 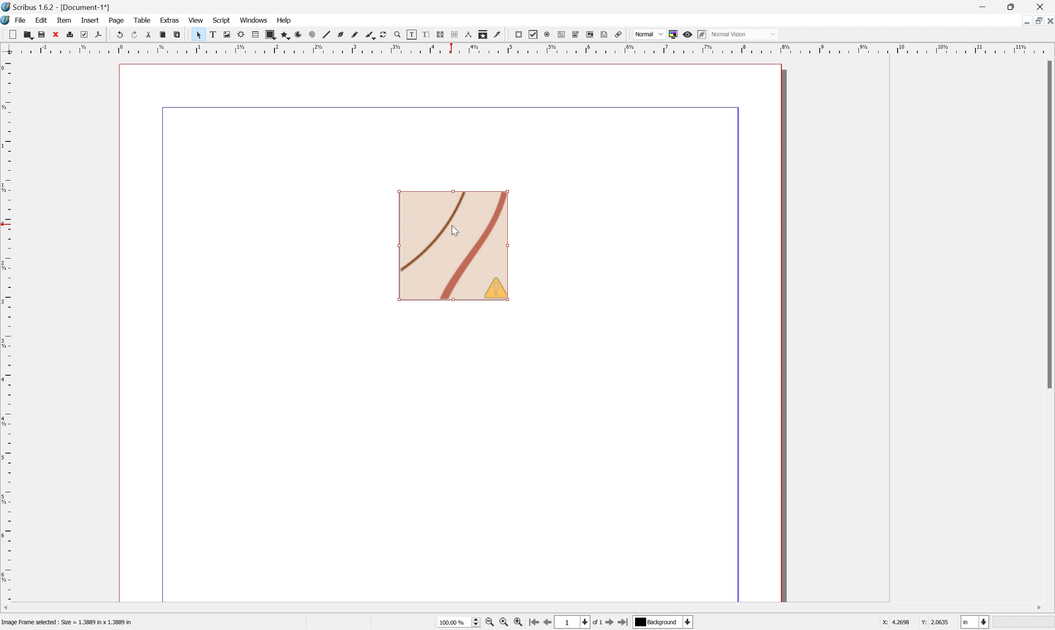 I want to click on Normal, so click(x=648, y=34).